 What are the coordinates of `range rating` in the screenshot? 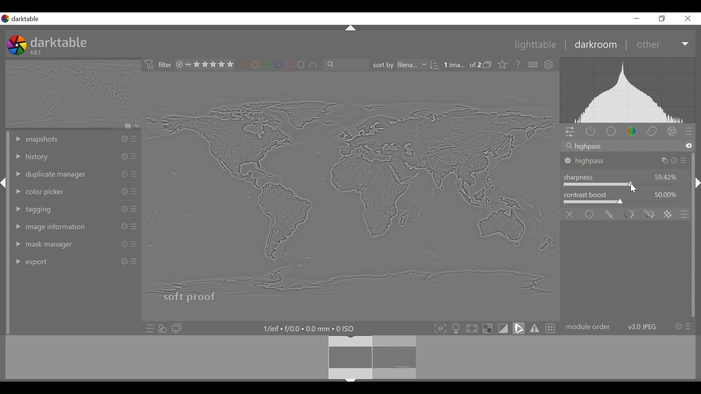 It's located at (209, 64).